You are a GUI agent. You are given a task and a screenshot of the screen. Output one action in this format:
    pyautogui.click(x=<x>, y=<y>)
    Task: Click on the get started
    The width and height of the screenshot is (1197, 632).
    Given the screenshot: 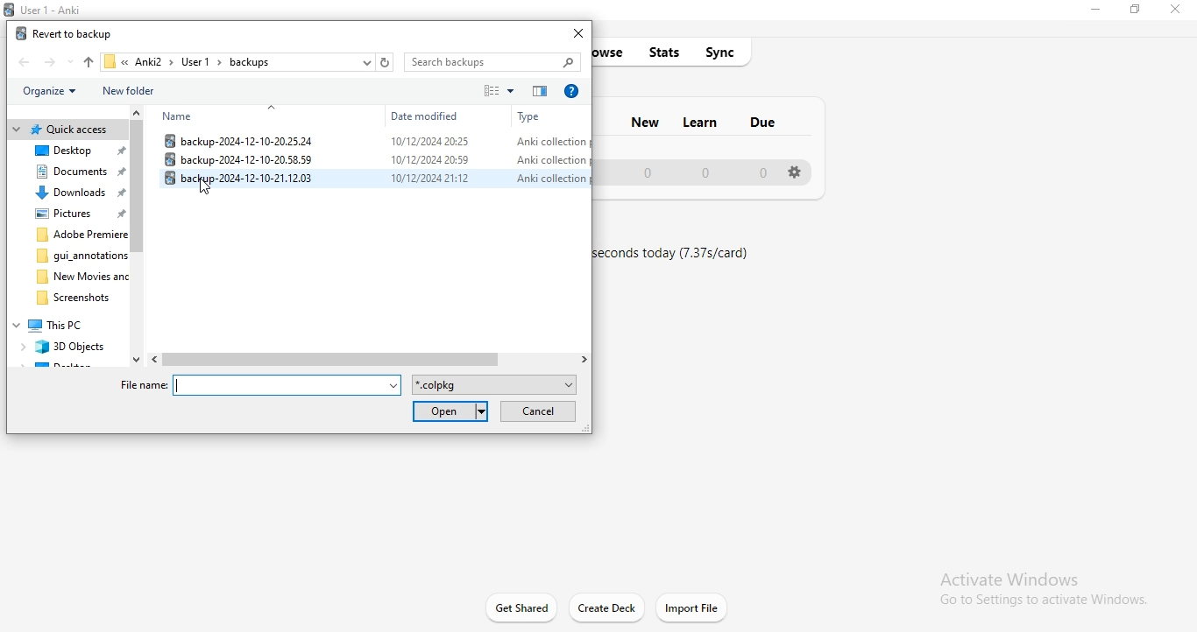 What is the action you would take?
    pyautogui.click(x=521, y=606)
    